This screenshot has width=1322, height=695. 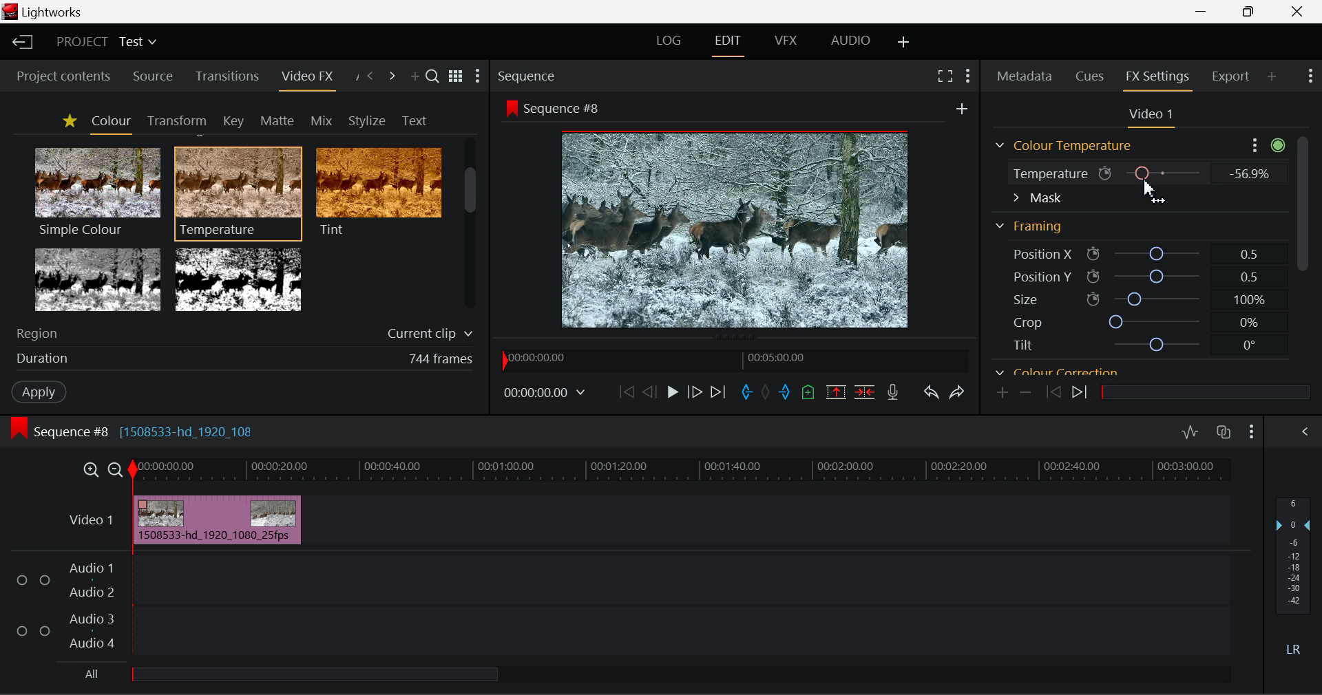 I want to click on To start, so click(x=625, y=395).